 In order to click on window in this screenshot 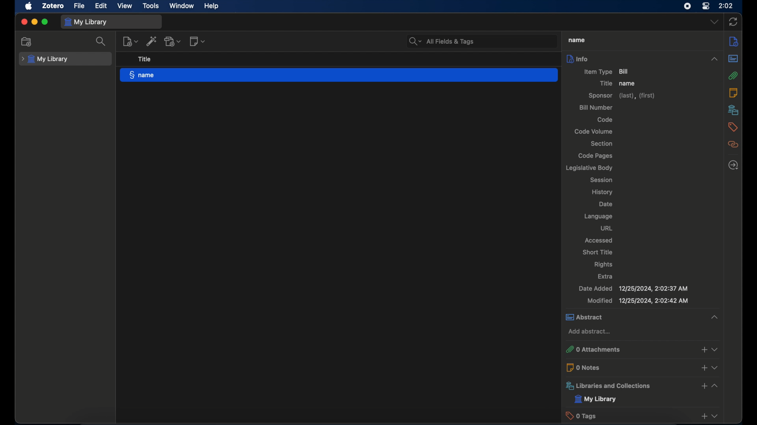, I will do `click(182, 6)`.